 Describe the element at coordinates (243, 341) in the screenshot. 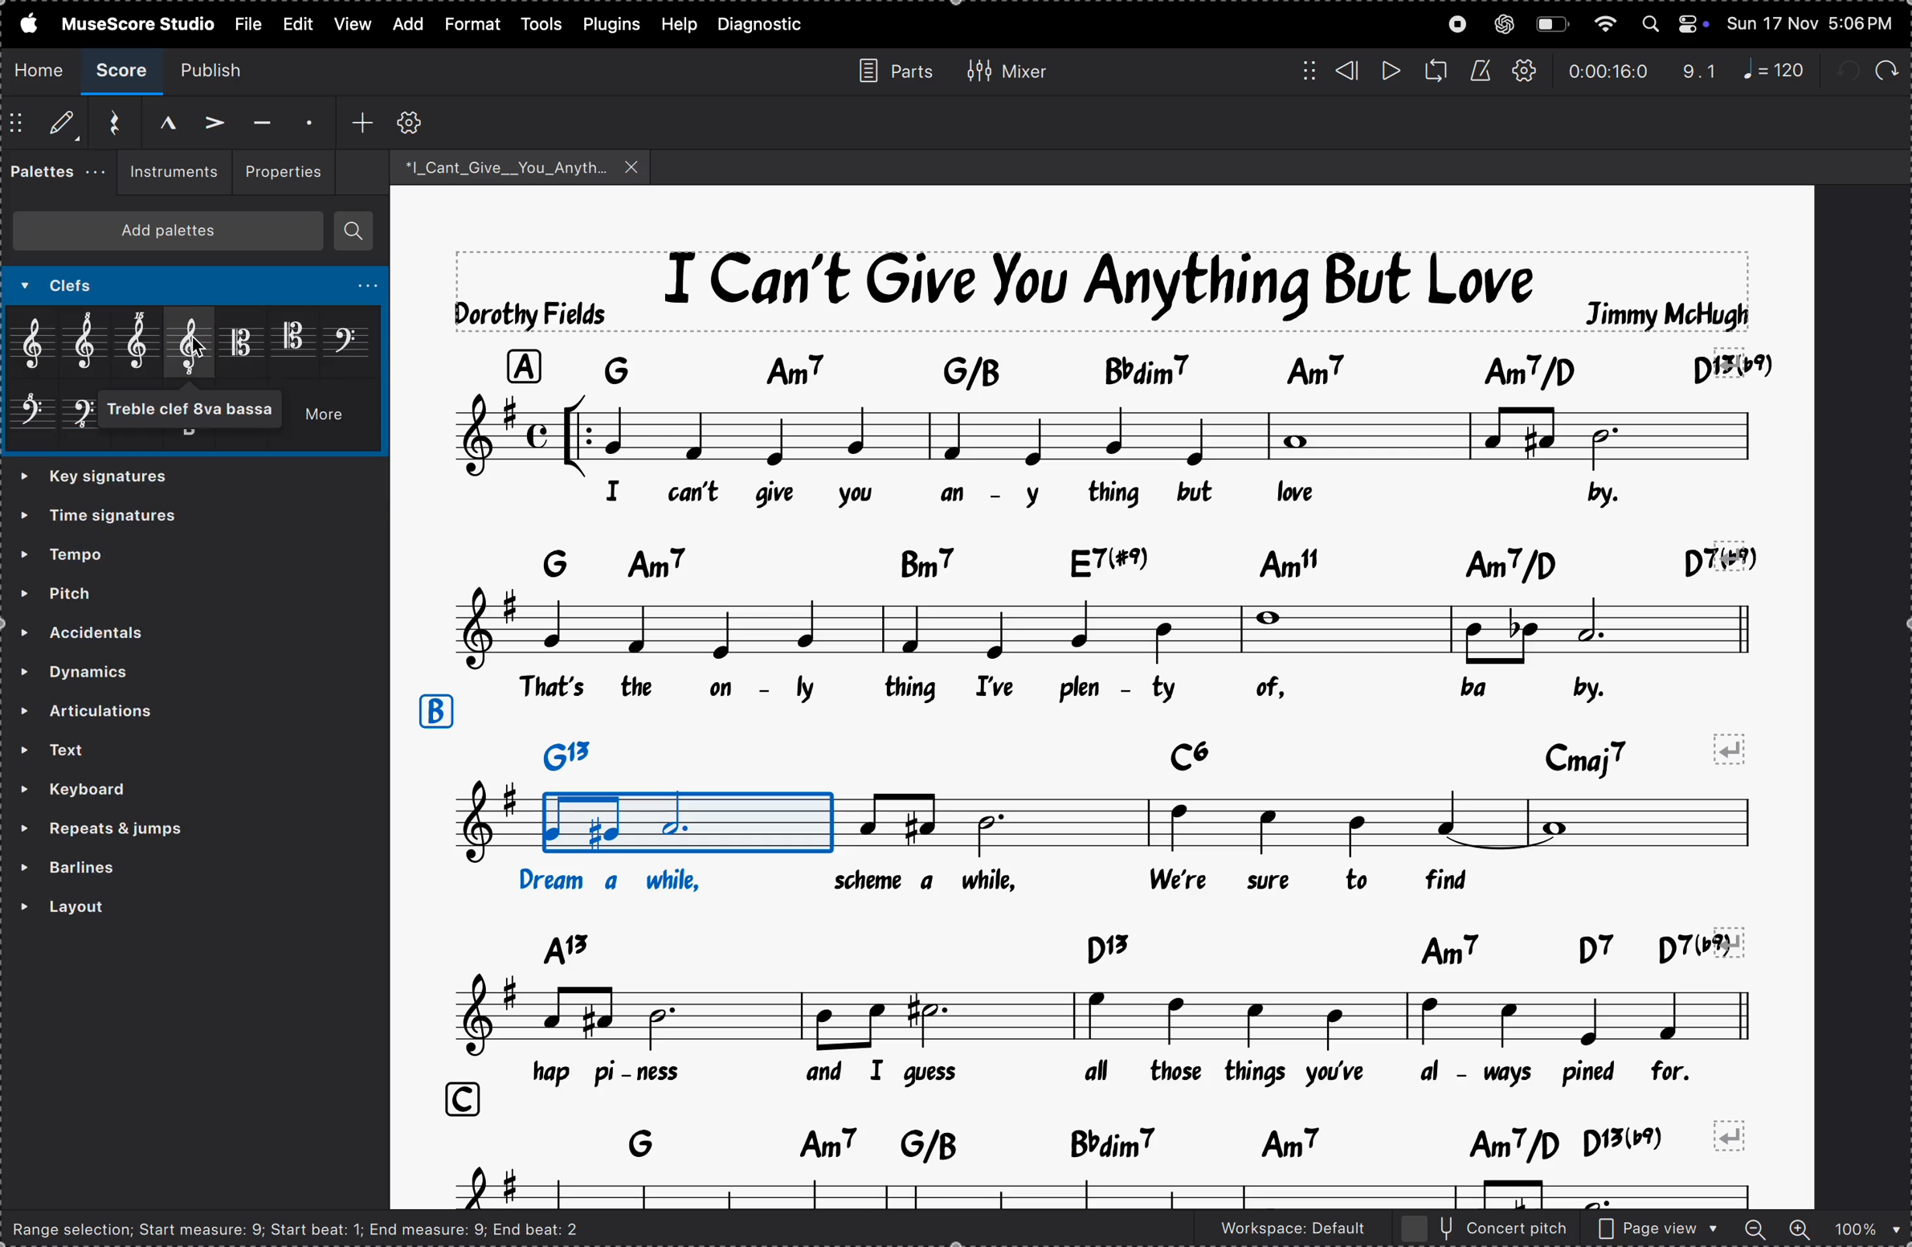

I see `alto clef` at that location.